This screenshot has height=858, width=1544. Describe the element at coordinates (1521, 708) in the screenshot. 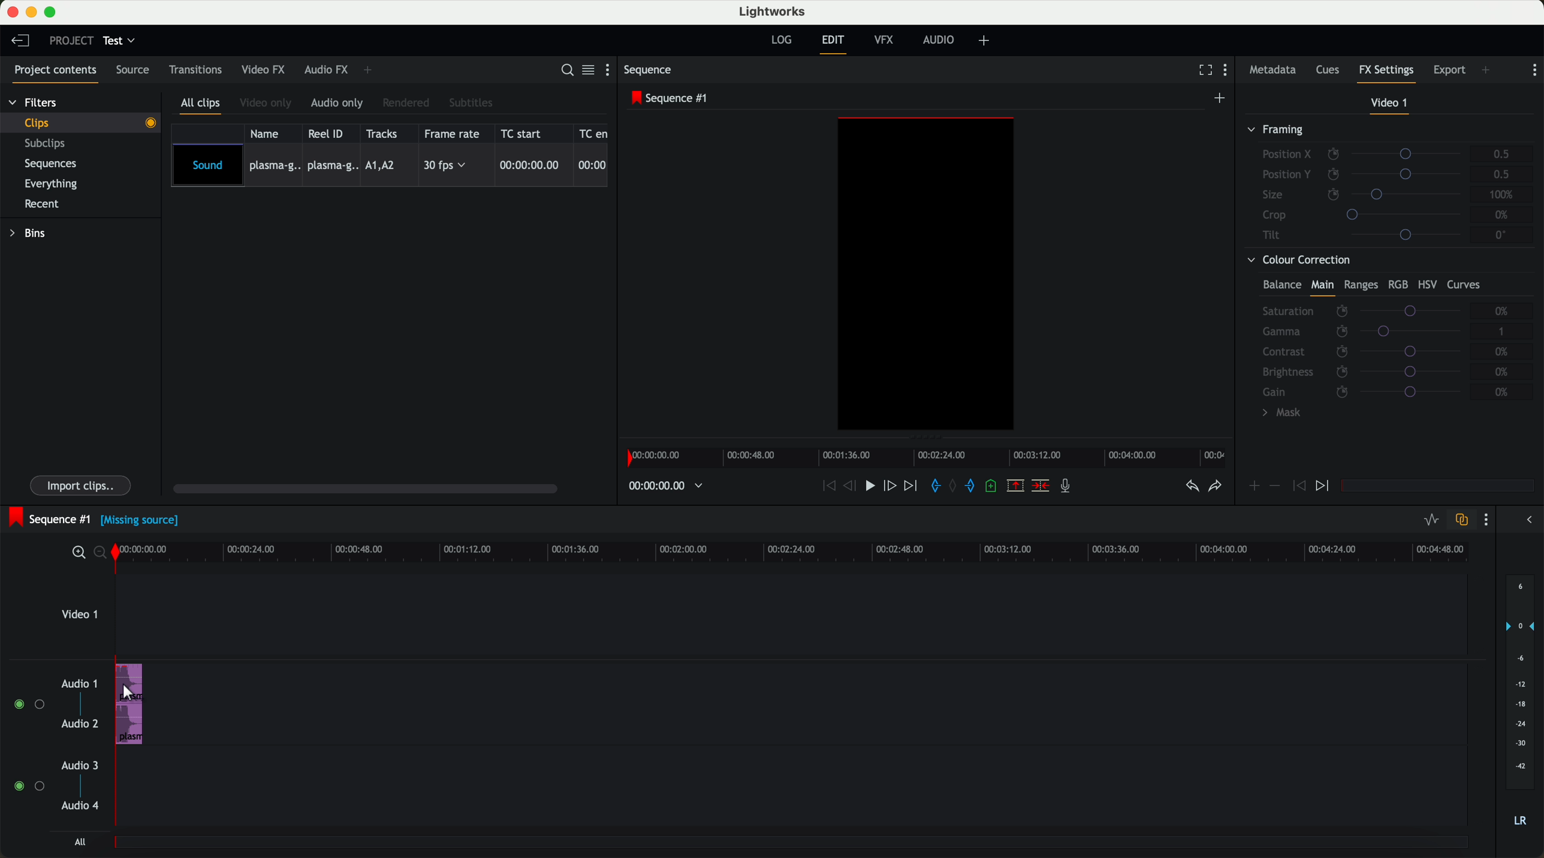

I see `audio output level` at that location.